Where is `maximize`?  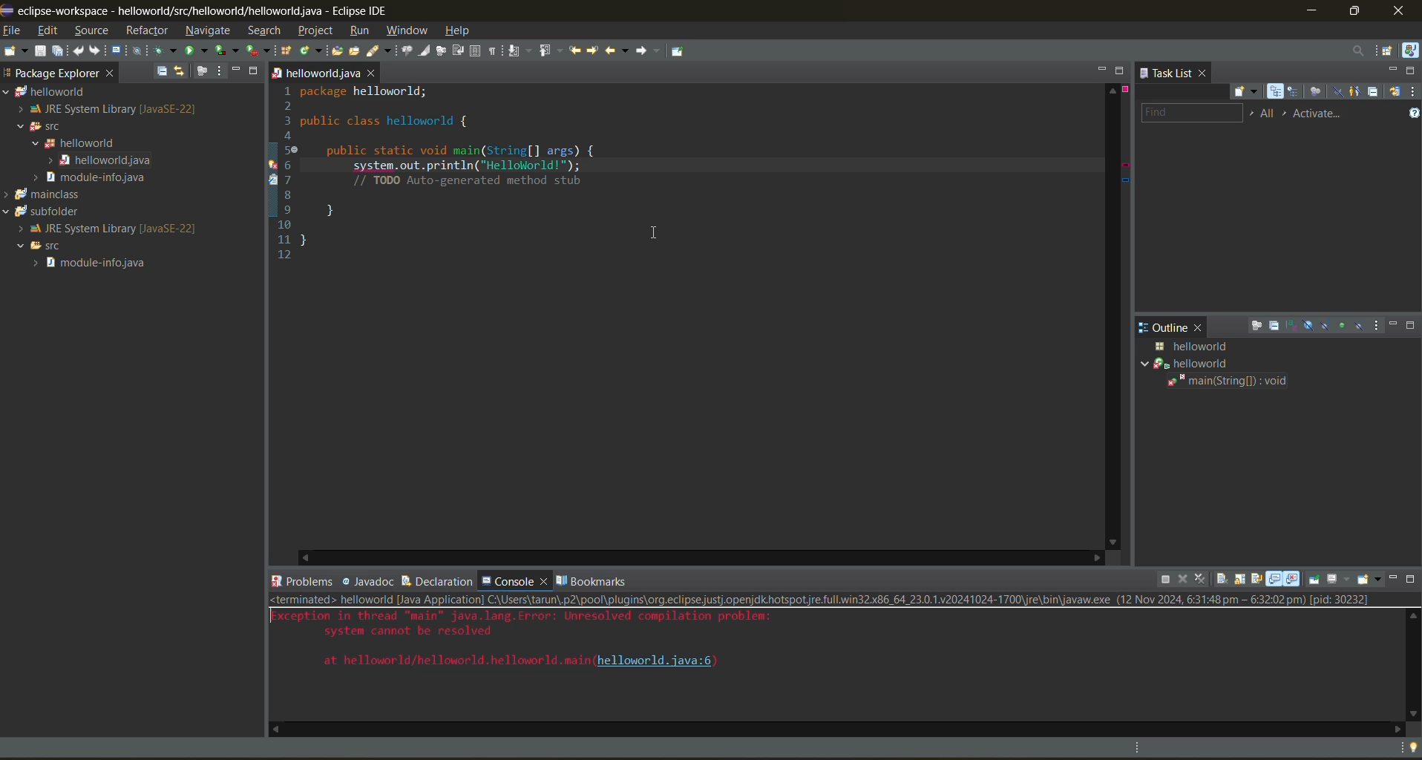 maximize is located at coordinates (1413, 582).